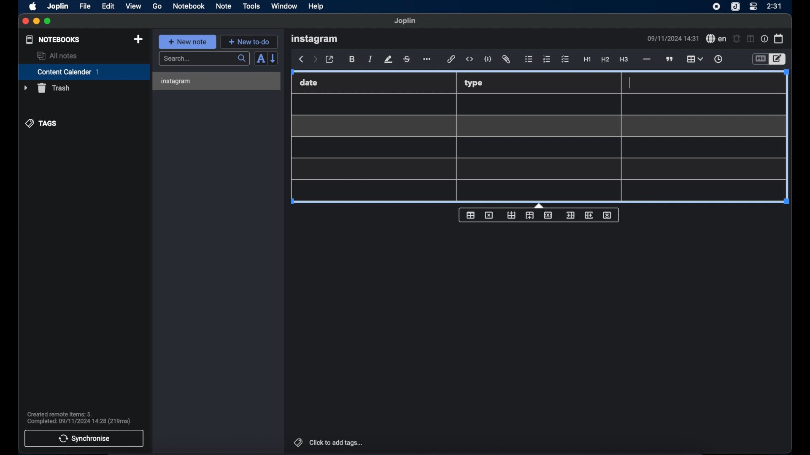 This screenshot has width=810, height=455. I want to click on attach file, so click(507, 59).